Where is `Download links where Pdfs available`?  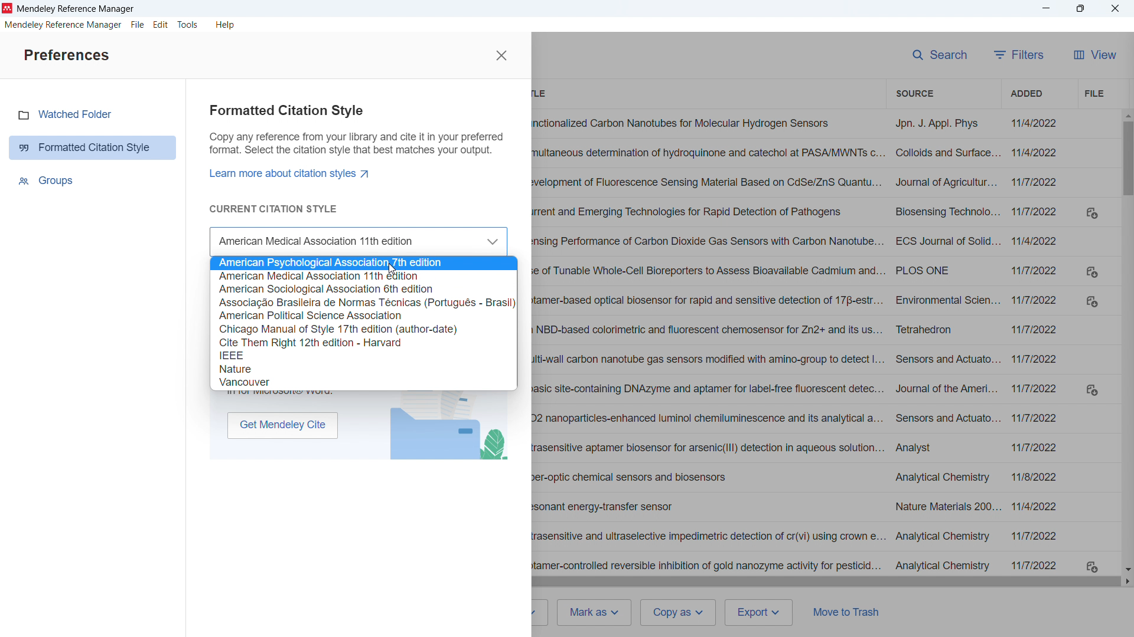 Download links where Pdfs available is located at coordinates (1093, 390).